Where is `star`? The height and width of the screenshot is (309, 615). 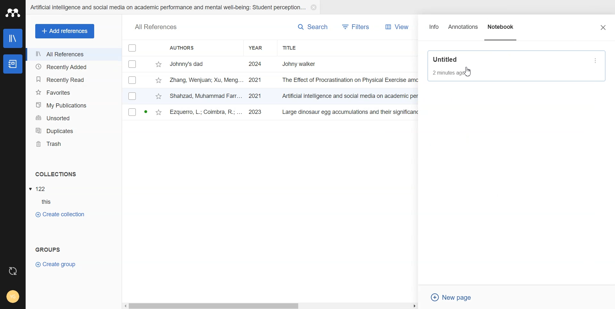
star is located at coordinates (159, 97).